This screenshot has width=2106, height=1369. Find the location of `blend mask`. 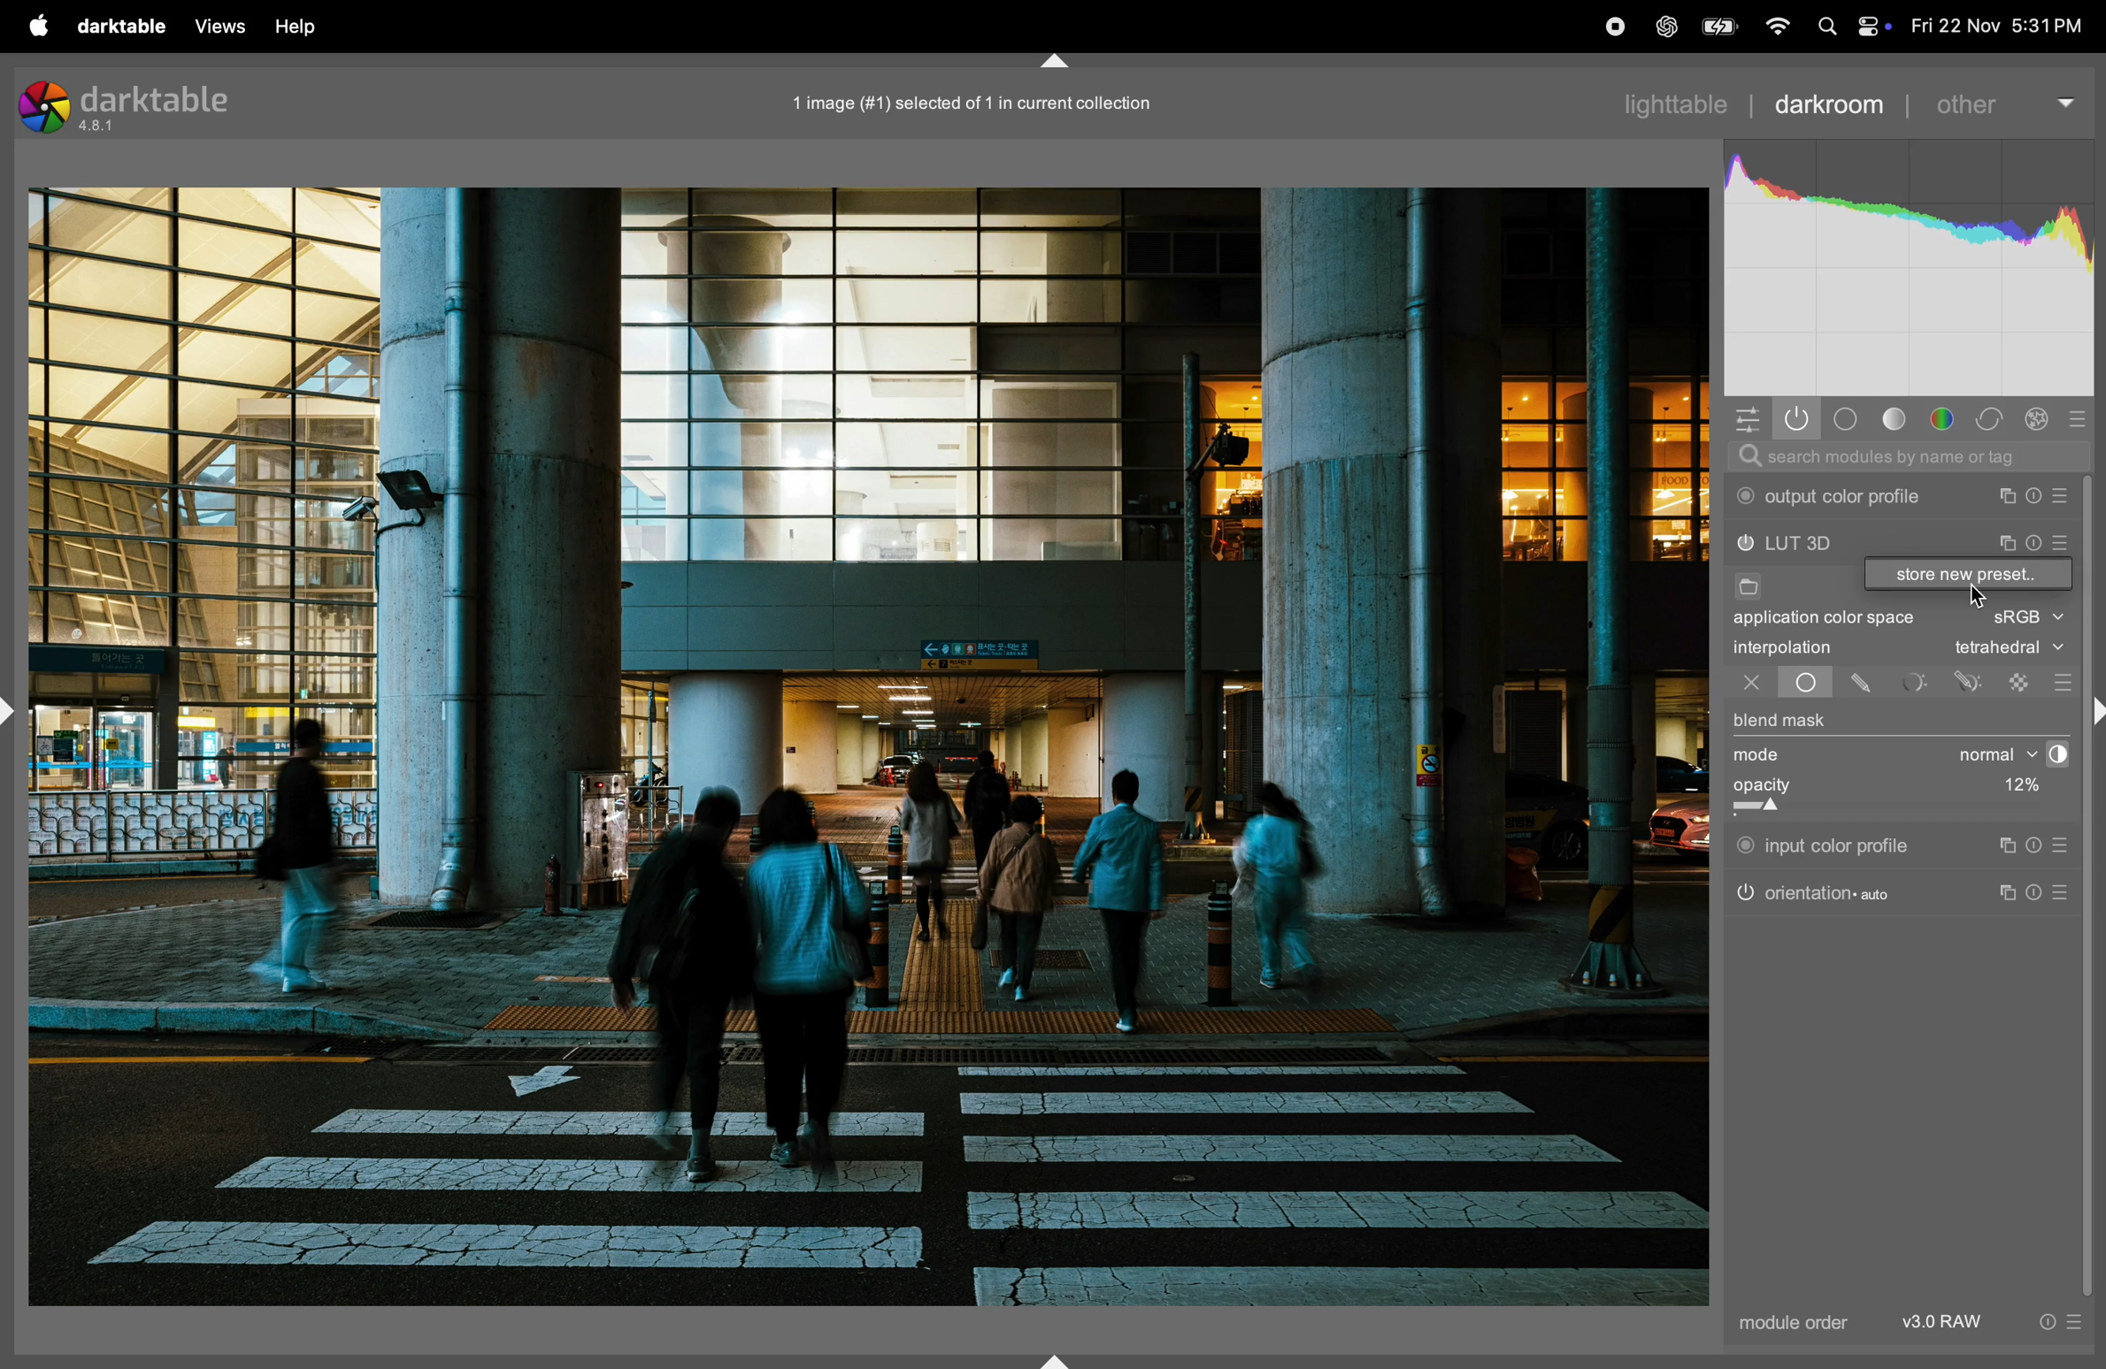

blend mask is located at coordinates (1781, 723).